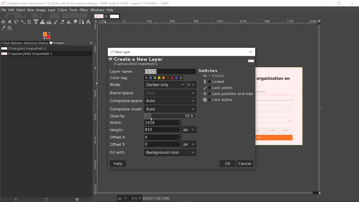  What do you see at coordinates (29, 22) in the screenshot?
I see `Crop text` at bounding box center [29, 22].